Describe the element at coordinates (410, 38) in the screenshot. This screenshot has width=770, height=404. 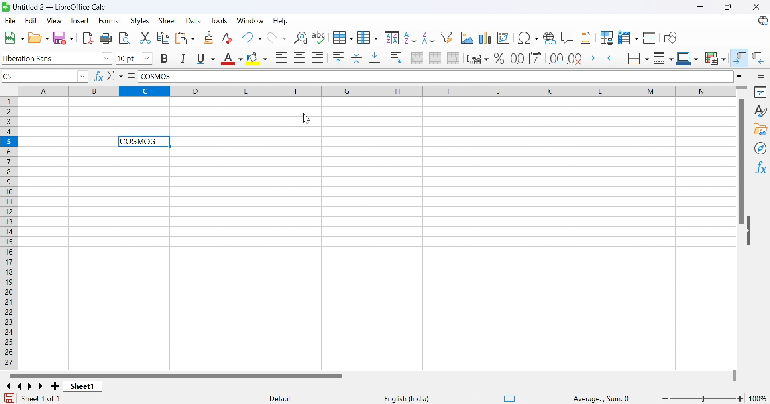
I see `Sort ascending` at that location.